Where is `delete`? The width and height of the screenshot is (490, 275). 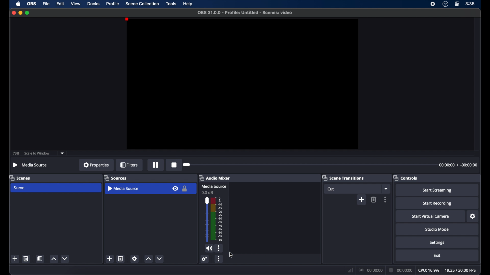 delete is located at coordinates (374, 199).